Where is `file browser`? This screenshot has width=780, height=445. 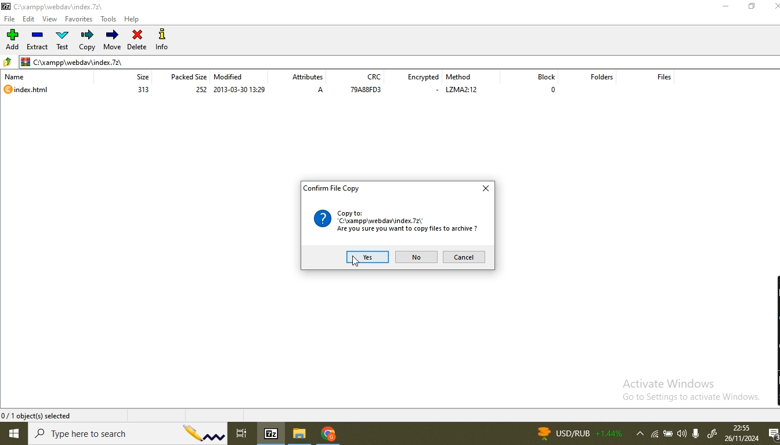
file browser is located at coordinates (301, 434).